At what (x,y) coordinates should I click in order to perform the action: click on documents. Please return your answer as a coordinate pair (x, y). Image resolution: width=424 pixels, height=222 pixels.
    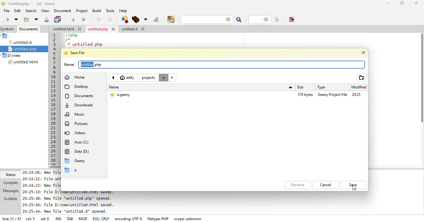
    Looking at the image, I should click on (79, 95).